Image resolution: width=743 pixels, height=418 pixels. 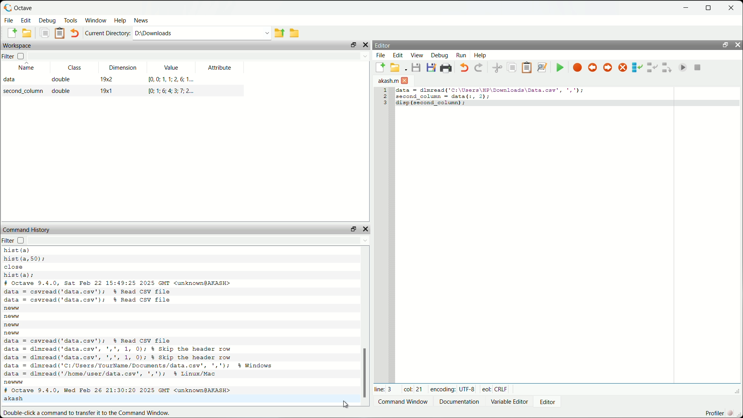 What do you see at coordinates (417, 69) in the screenshot?
I see `save file` at bounding box center [417, 69].